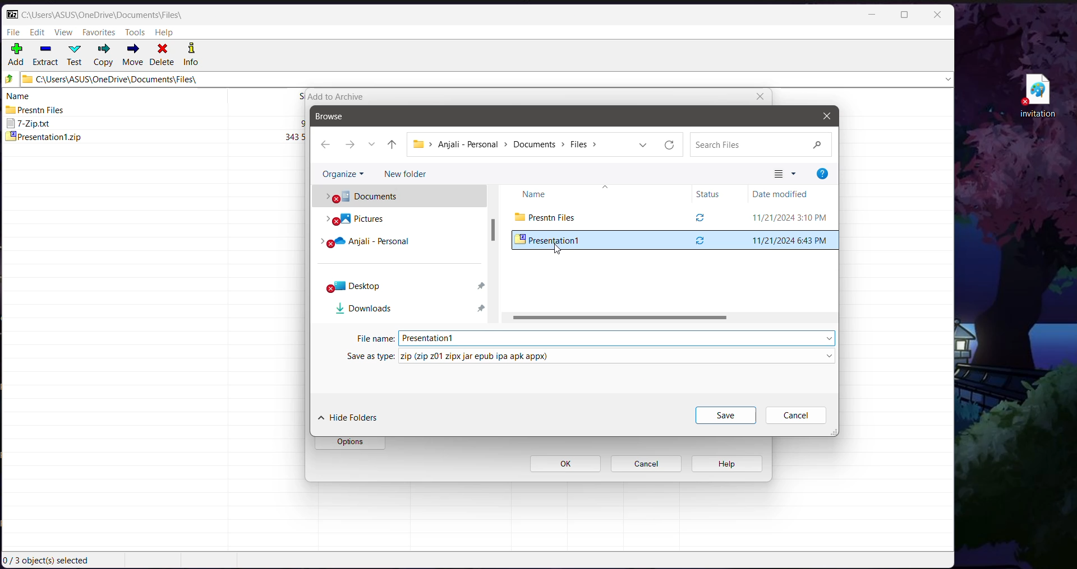  I want to click on Help, so click(823, 173).